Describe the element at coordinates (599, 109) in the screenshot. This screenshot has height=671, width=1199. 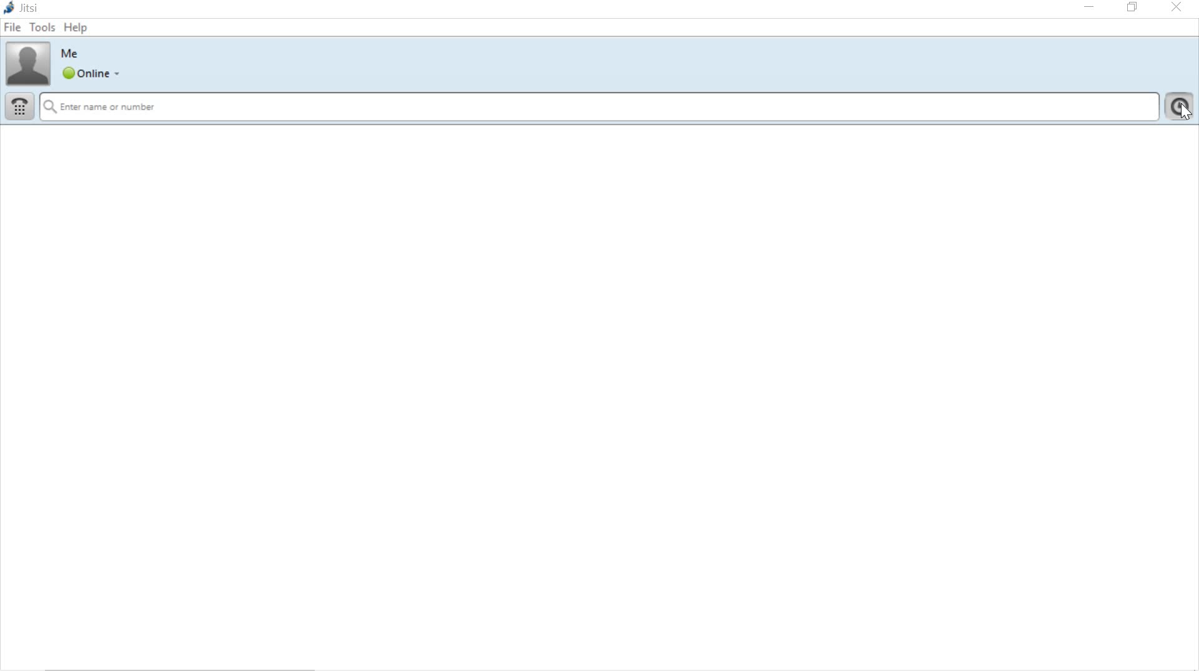
I see `search name or contact` at that location.